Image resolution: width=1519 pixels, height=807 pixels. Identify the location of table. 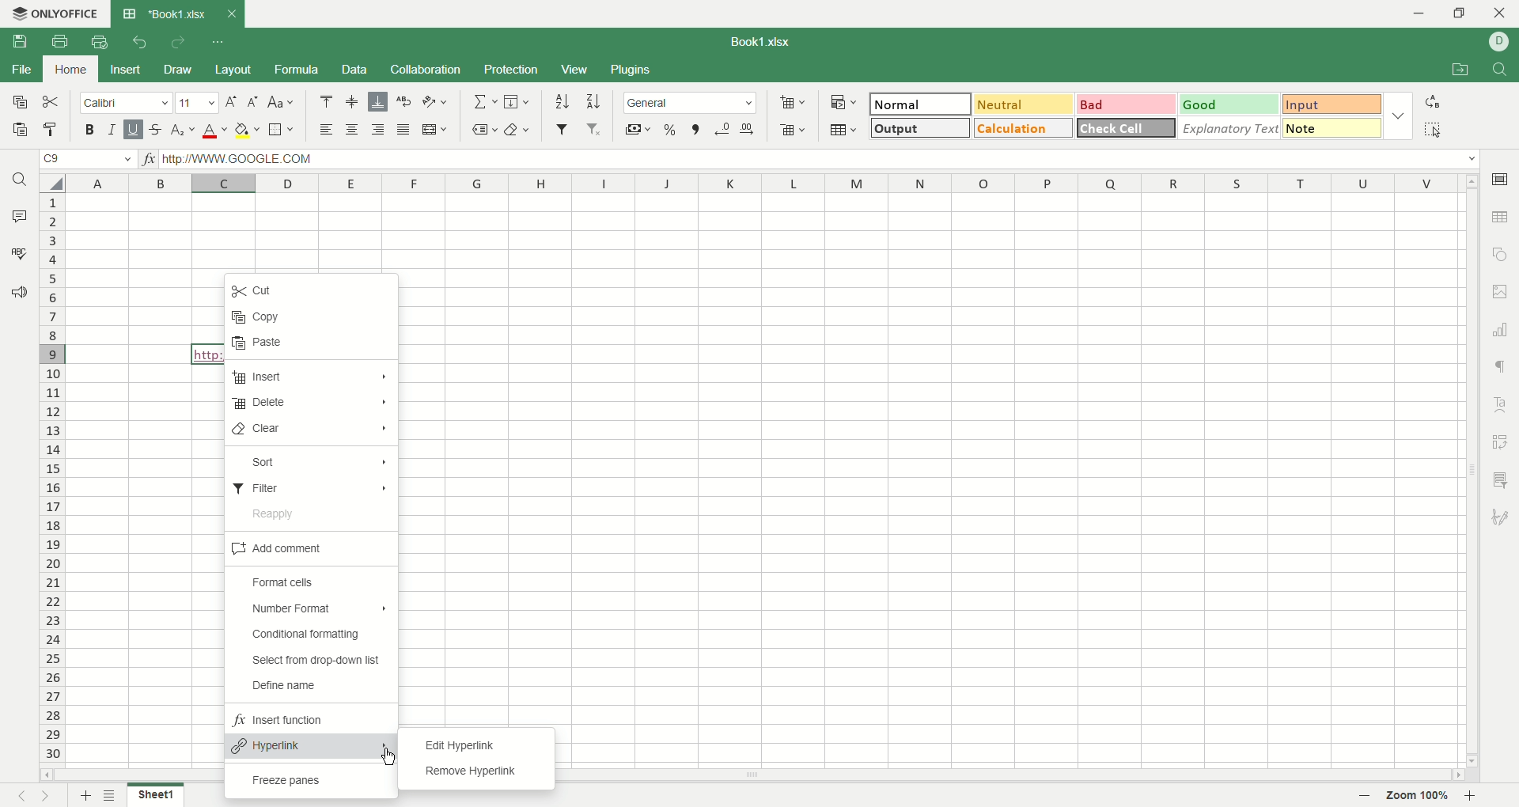
(844, 129).